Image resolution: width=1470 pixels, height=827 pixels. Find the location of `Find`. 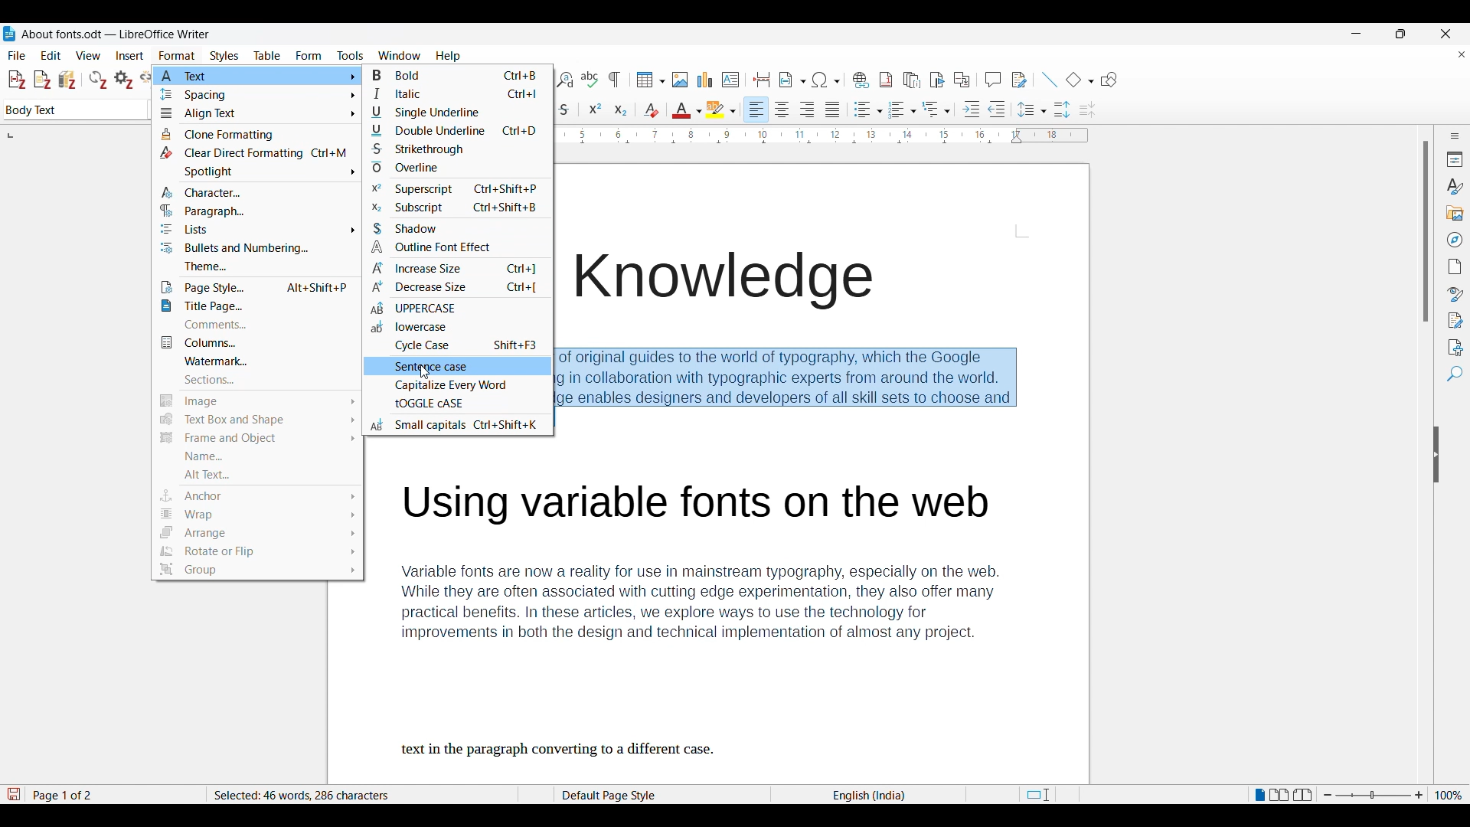

Find is located at coordinates (1455, 374).